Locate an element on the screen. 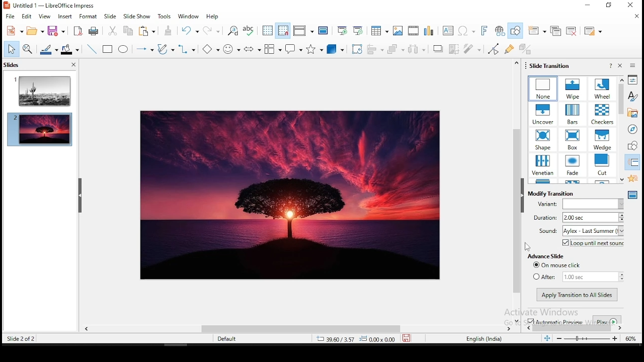  transition effects is located at coordinates (601, 139).